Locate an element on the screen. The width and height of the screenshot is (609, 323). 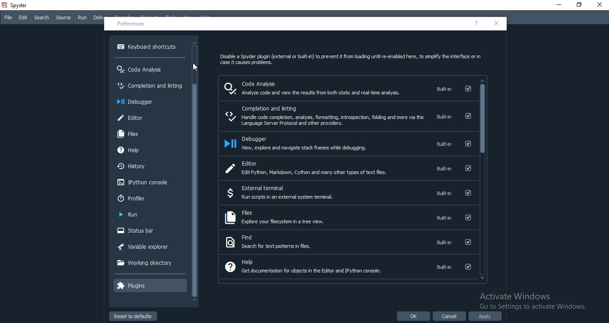
apply is located at coordinates (486, 317).